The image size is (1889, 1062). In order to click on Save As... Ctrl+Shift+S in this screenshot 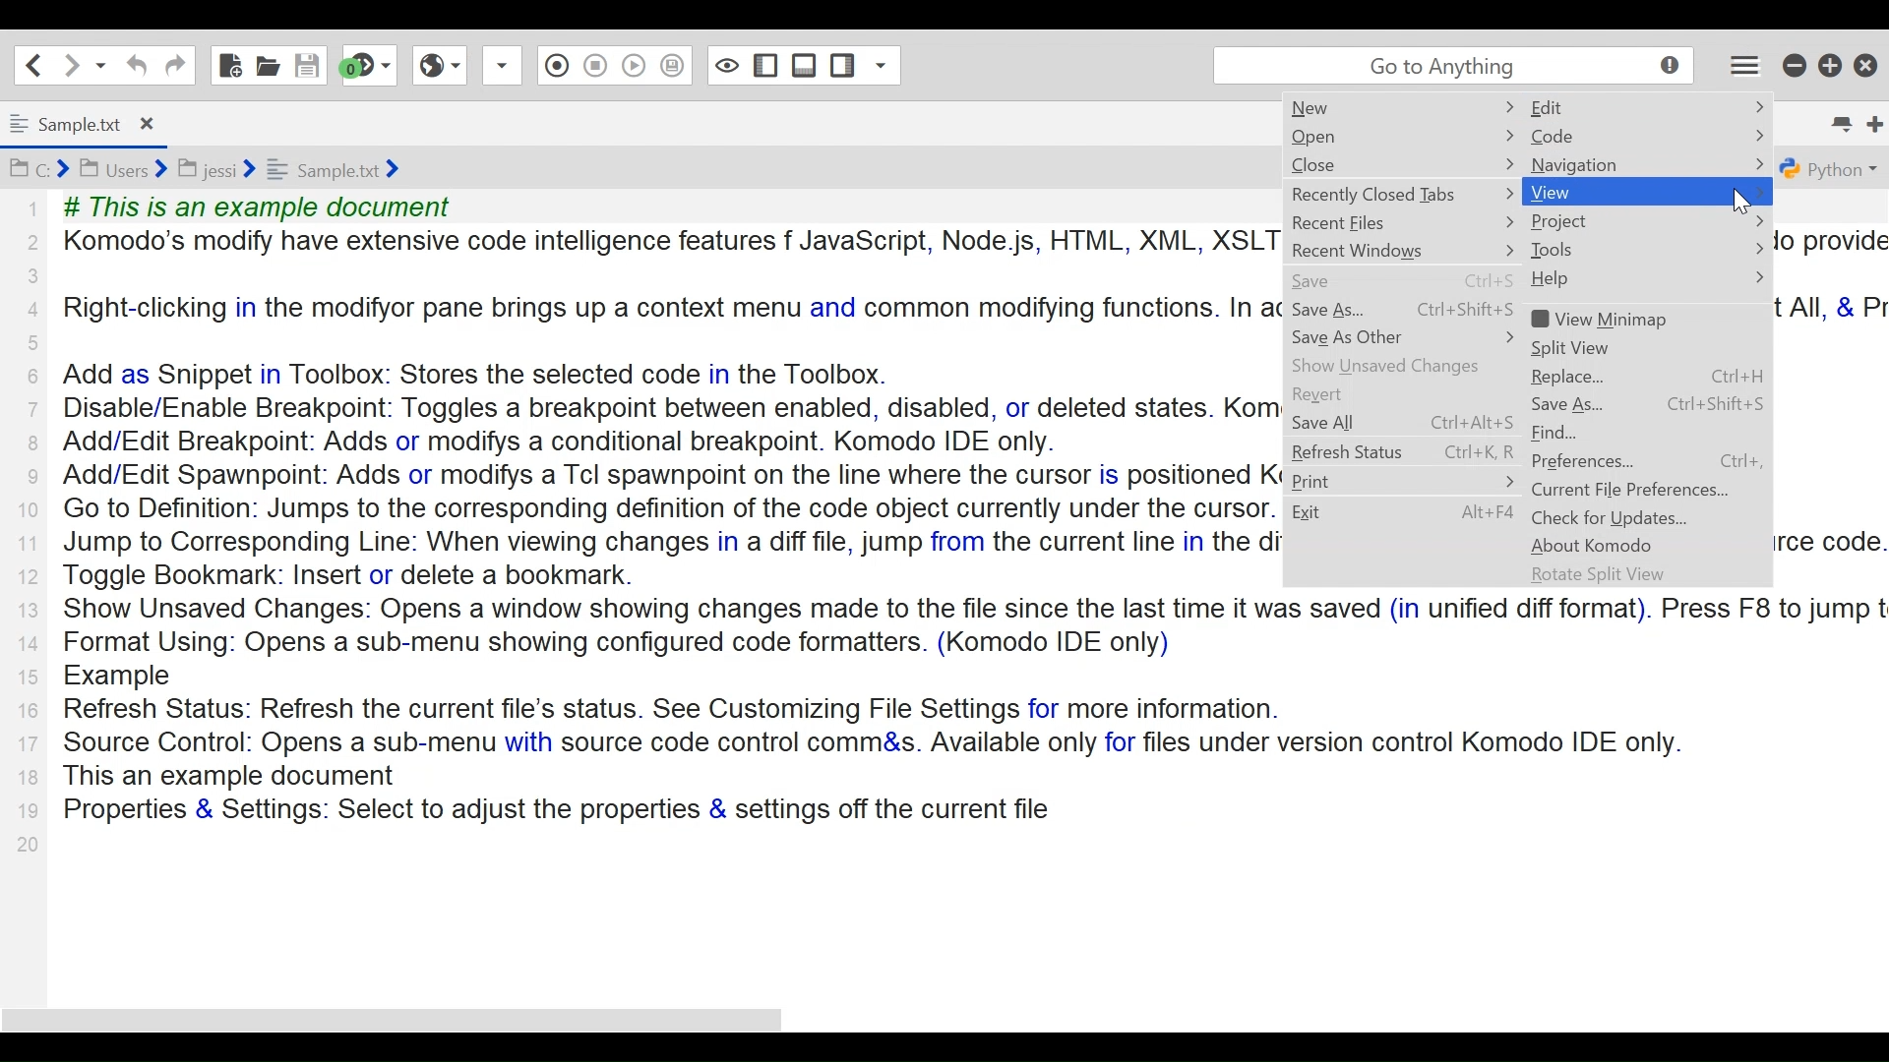, I will do `click(1402, 311)`.